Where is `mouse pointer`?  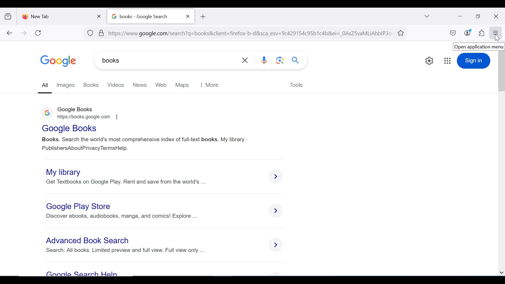 mouse pointer is located at coordinates (497, 39).